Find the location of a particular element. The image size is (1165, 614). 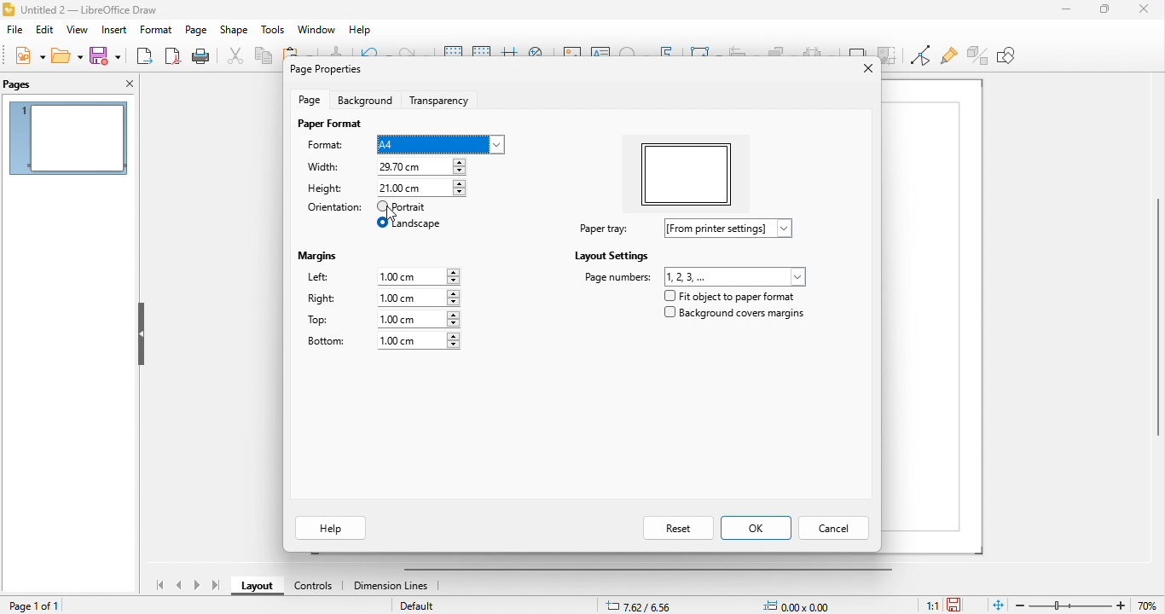

help is located at coordinates (331, 527).